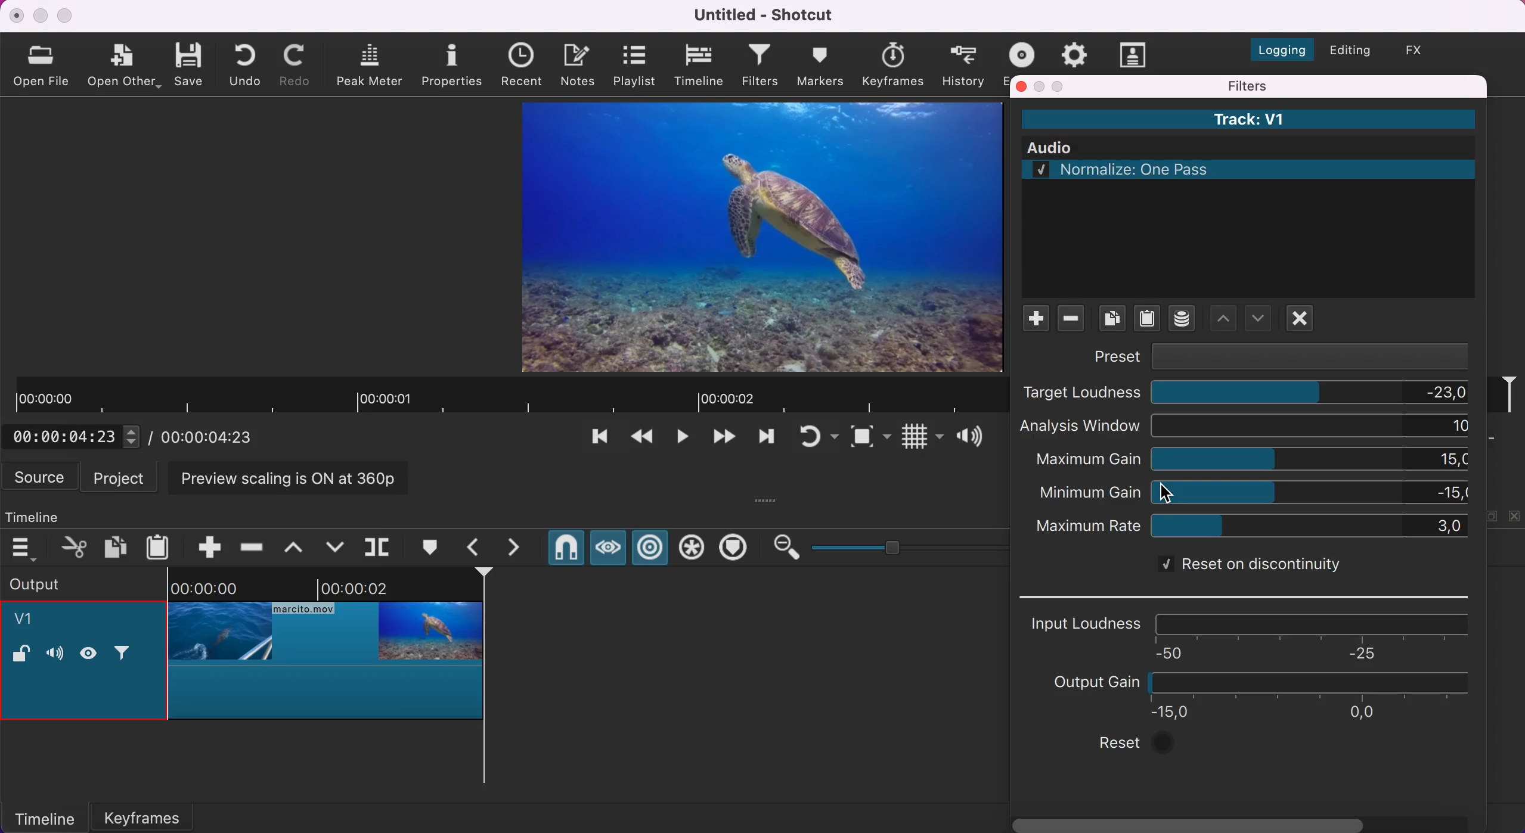 The width and height of the screenshot is (1525, 833). I want to click on undo, so click(249, 64).